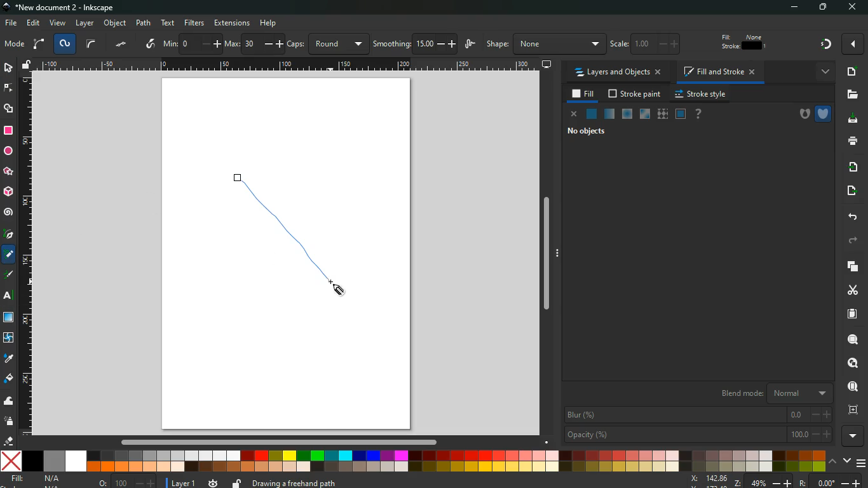 This screenshot has height=488, width=868. I want to click on extensions, so click(232, 22).